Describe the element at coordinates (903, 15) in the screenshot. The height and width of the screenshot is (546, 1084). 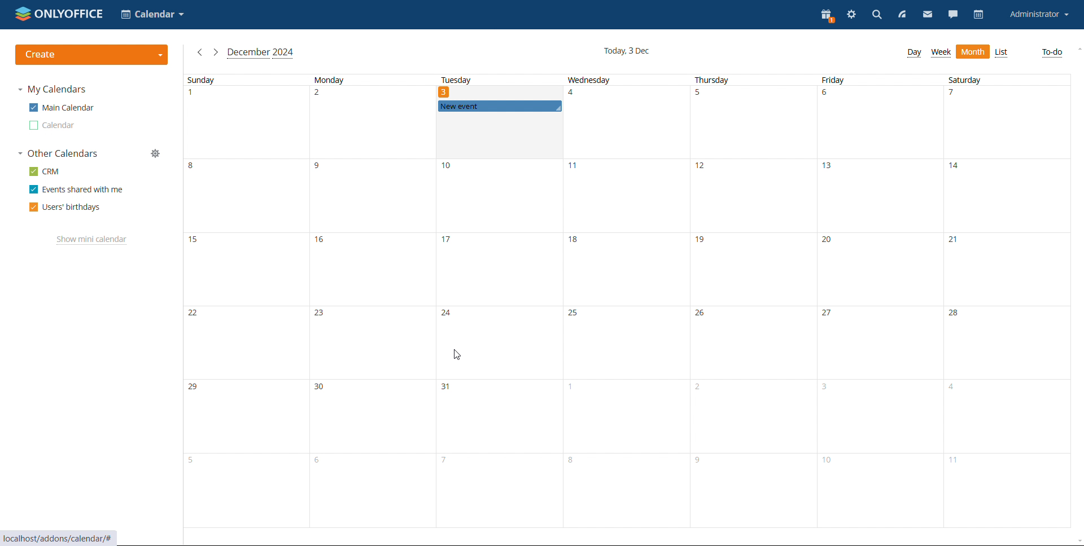
I see `feed` at that location.